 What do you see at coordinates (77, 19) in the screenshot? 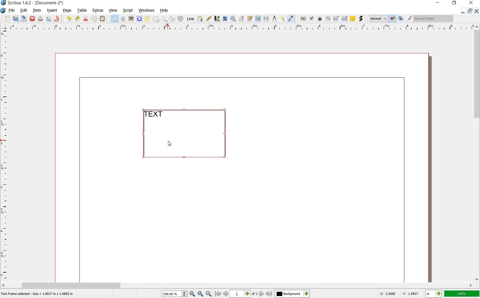
I see `redo` at bounding box center [77, 19].